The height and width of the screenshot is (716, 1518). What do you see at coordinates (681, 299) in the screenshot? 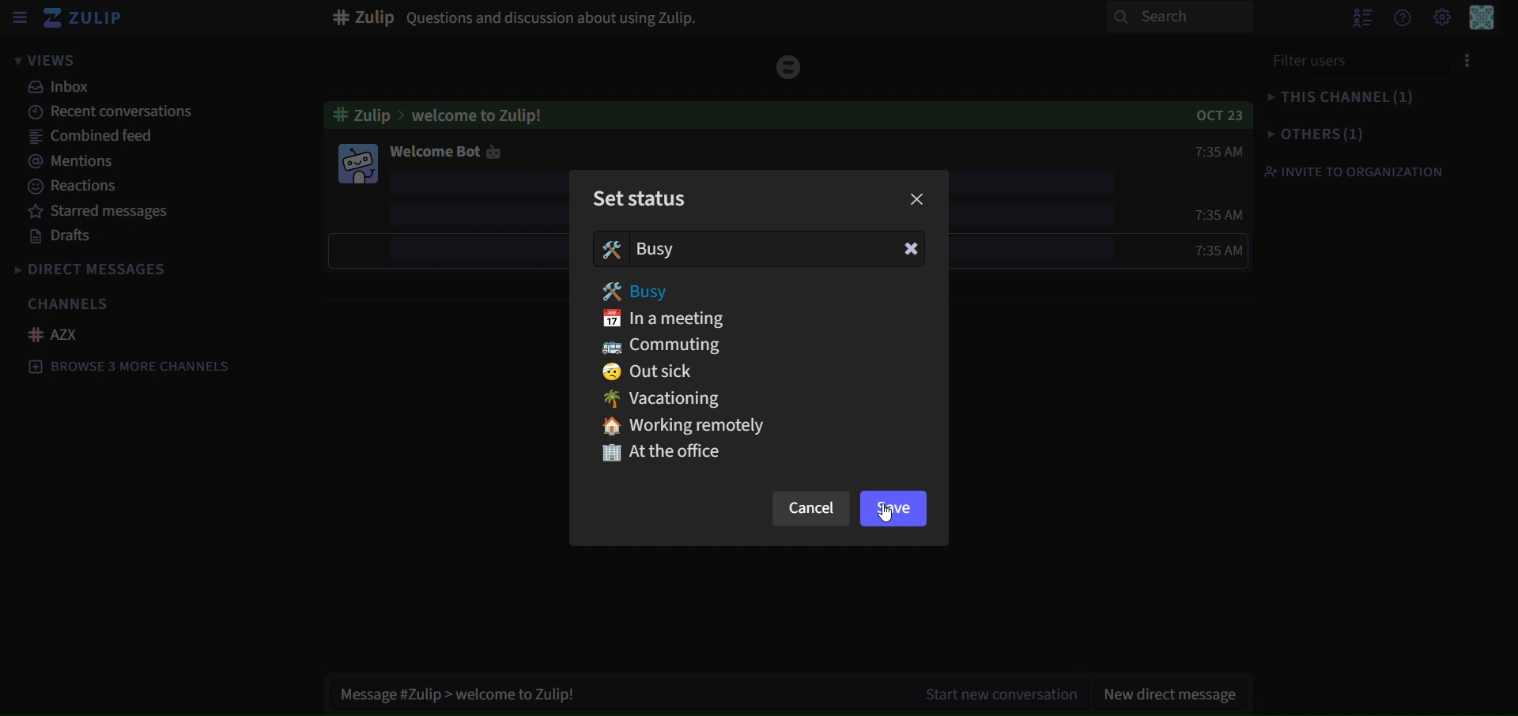
I see `Cursor` at bounding box center [681, 299].